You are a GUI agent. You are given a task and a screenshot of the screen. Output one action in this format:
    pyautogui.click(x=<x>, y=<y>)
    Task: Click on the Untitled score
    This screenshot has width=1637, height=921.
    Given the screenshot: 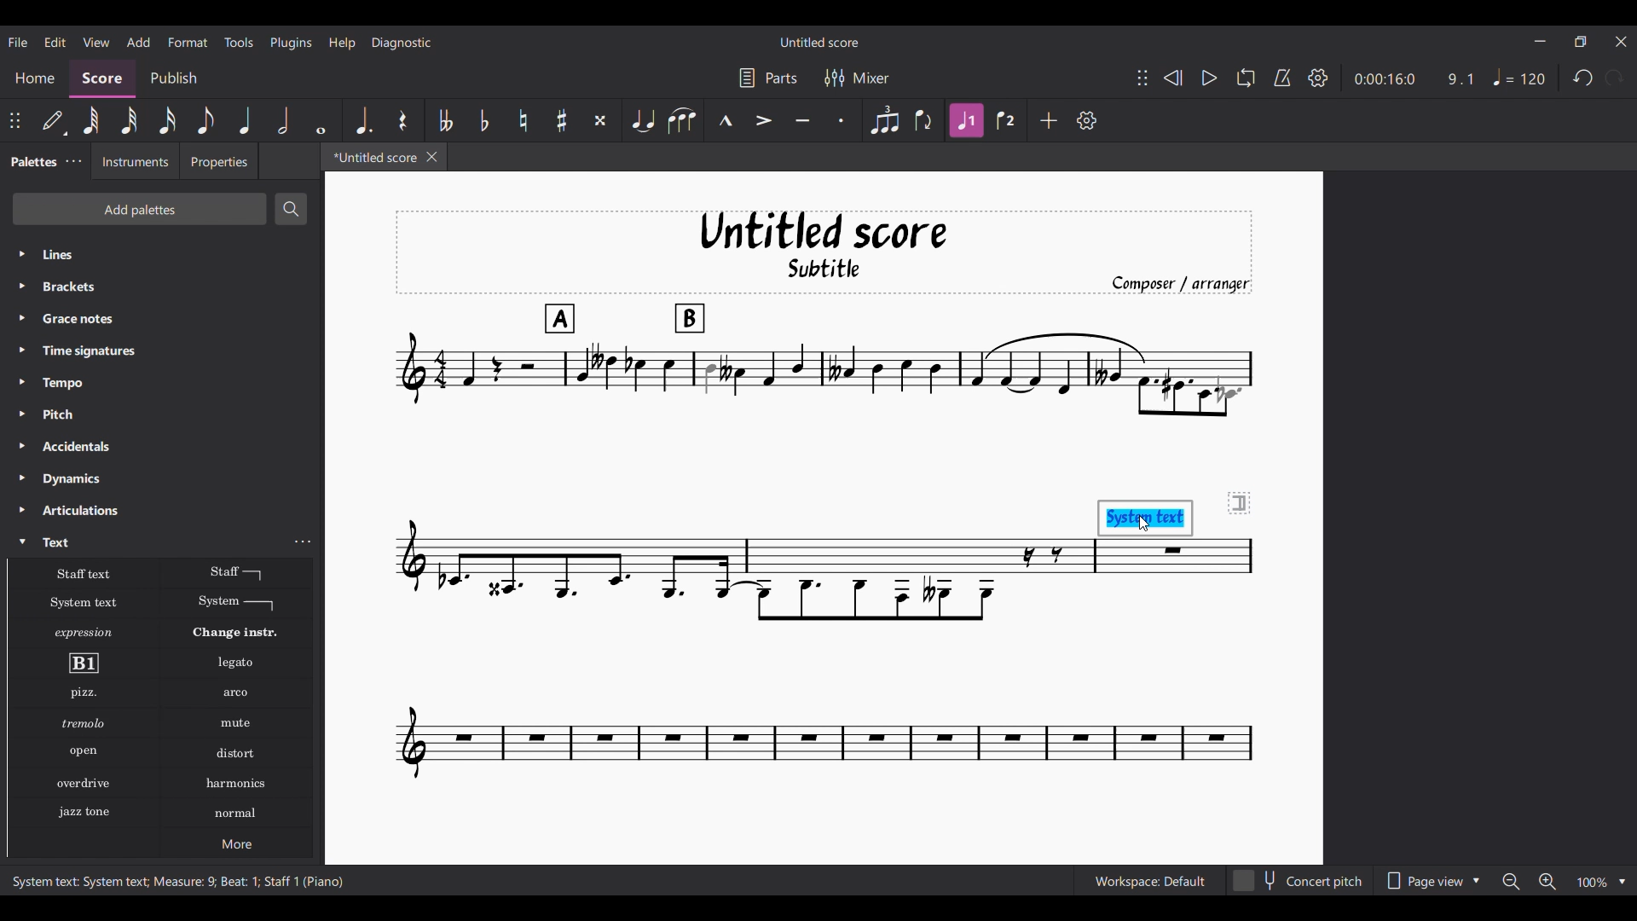 What is the action you would take?
    pyautogui.click(x=819, y=43)
    